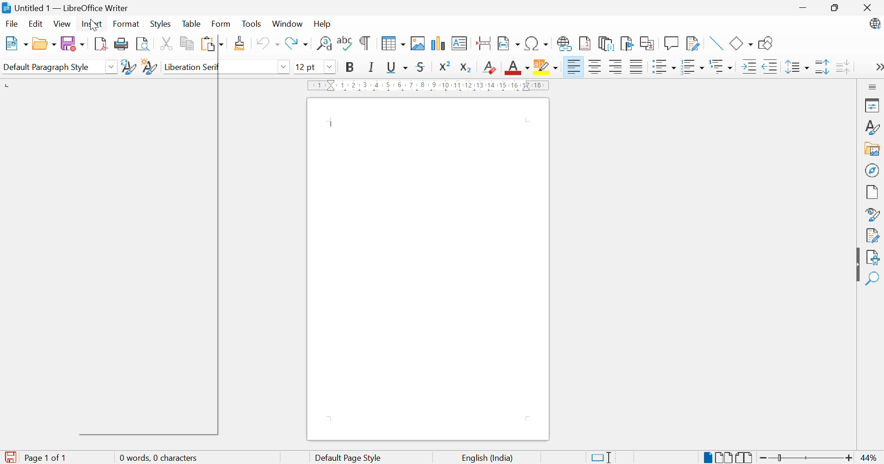 The width and height of the screenshot is (884, 464). What do you see at coordinates (102, 45) in the screenshot?
I see `Export directly as PDF` at bounding box center [102, 45].